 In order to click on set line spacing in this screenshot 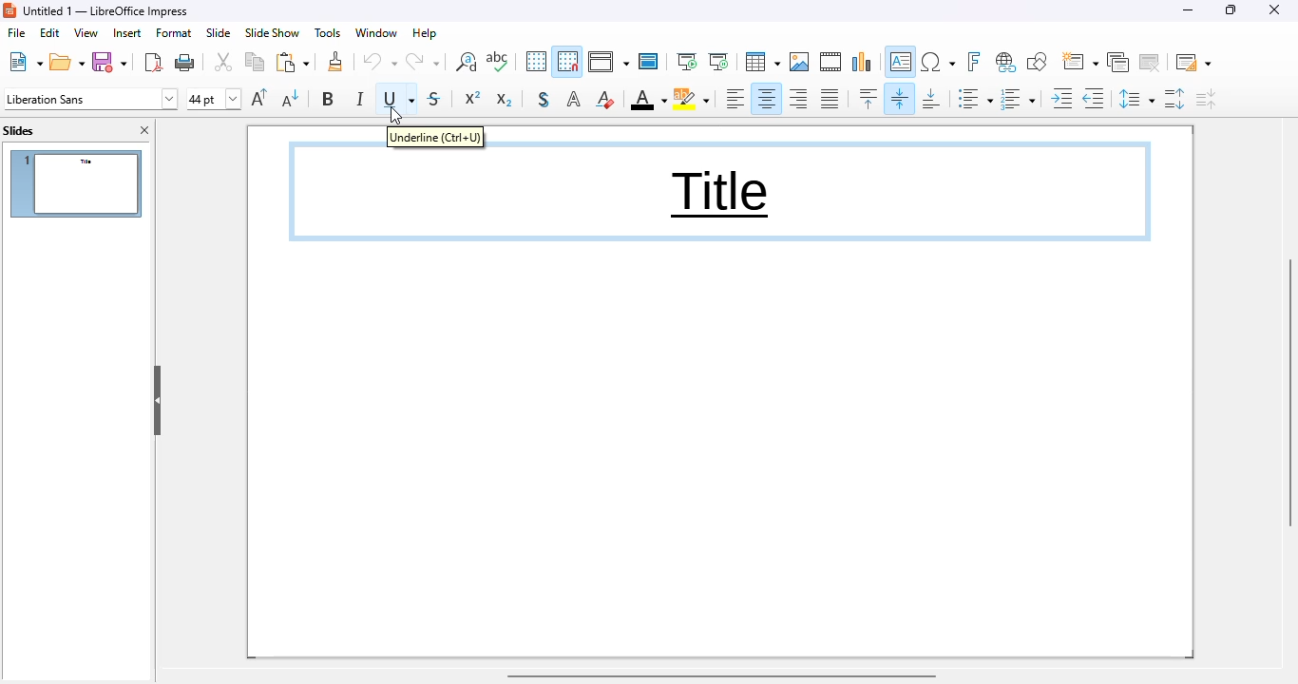, I will do `click(1136, 99)`.